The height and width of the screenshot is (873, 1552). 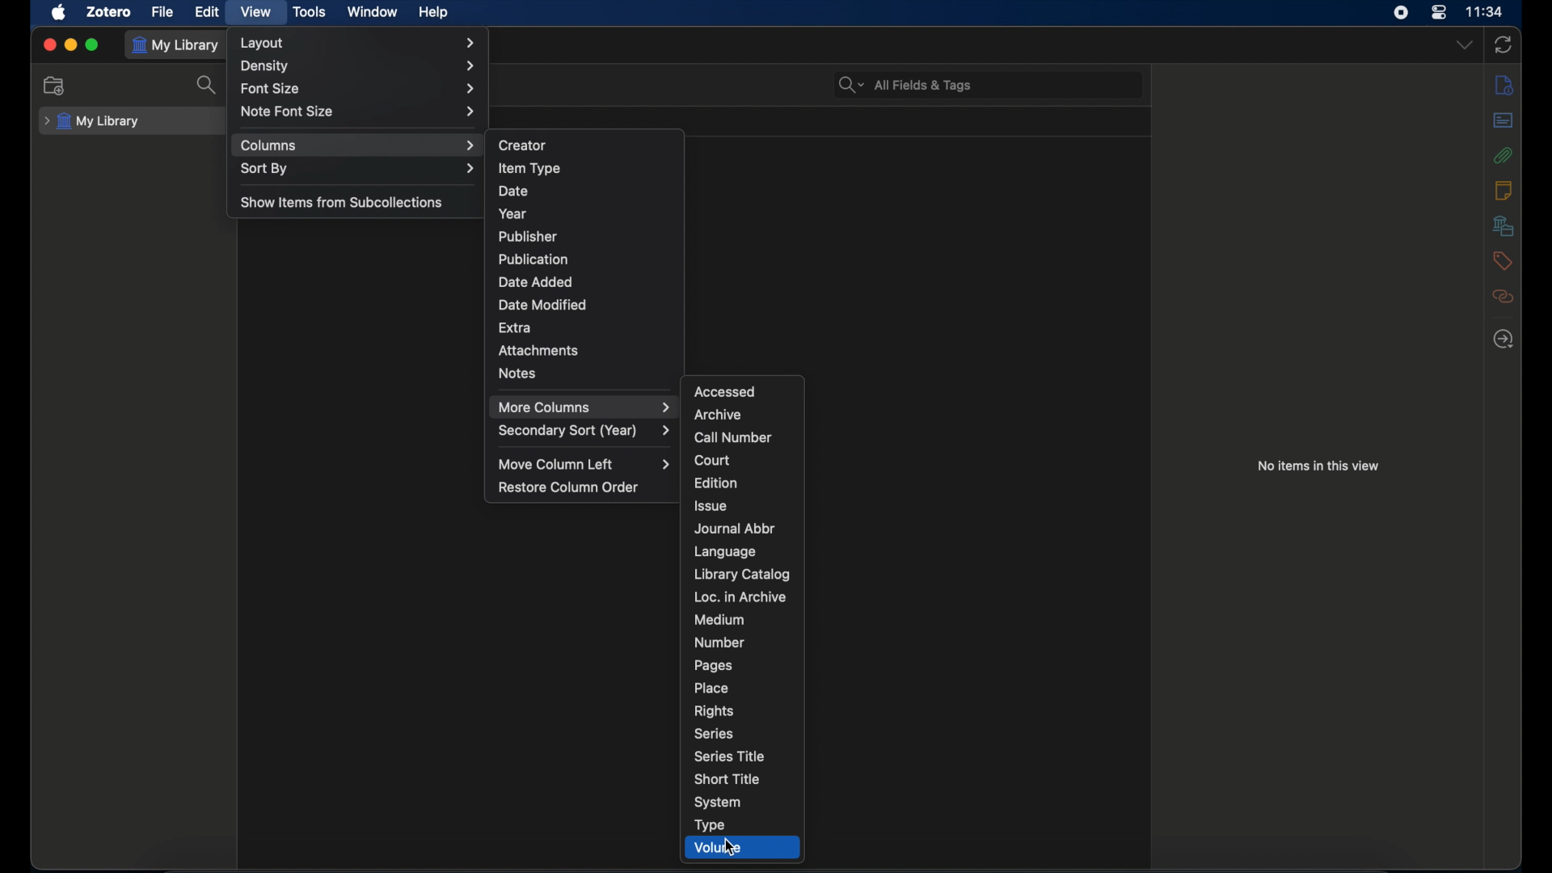 What do you see at coordinates (71, 46) in the screenshot?
I see `minimize` at bounding box center [71, 46].